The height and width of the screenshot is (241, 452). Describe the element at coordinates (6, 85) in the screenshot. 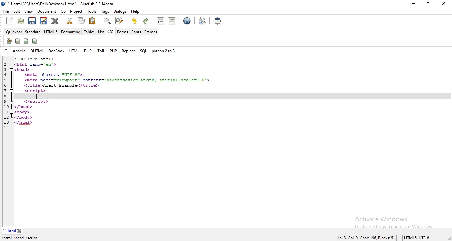

I see `6` at that location.